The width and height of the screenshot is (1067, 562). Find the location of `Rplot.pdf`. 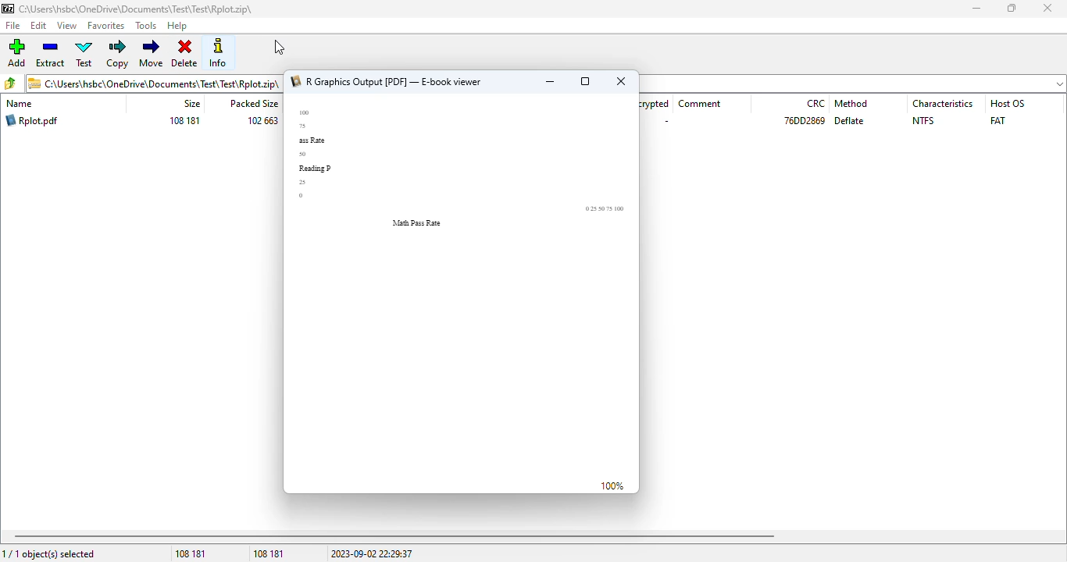

Rplot.pdf is located at coordinates (32, 120).